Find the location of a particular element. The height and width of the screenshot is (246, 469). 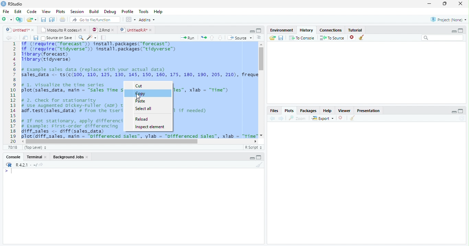

# If not stationary, apply differencing

# Example: First-order differencing

diff_sales <- diff (sales_data)

plot (diff sales. main = "Differenced Sales”. vlab = "Differenced sales”. xlab = "Time" is located at coordinates (139, 135).